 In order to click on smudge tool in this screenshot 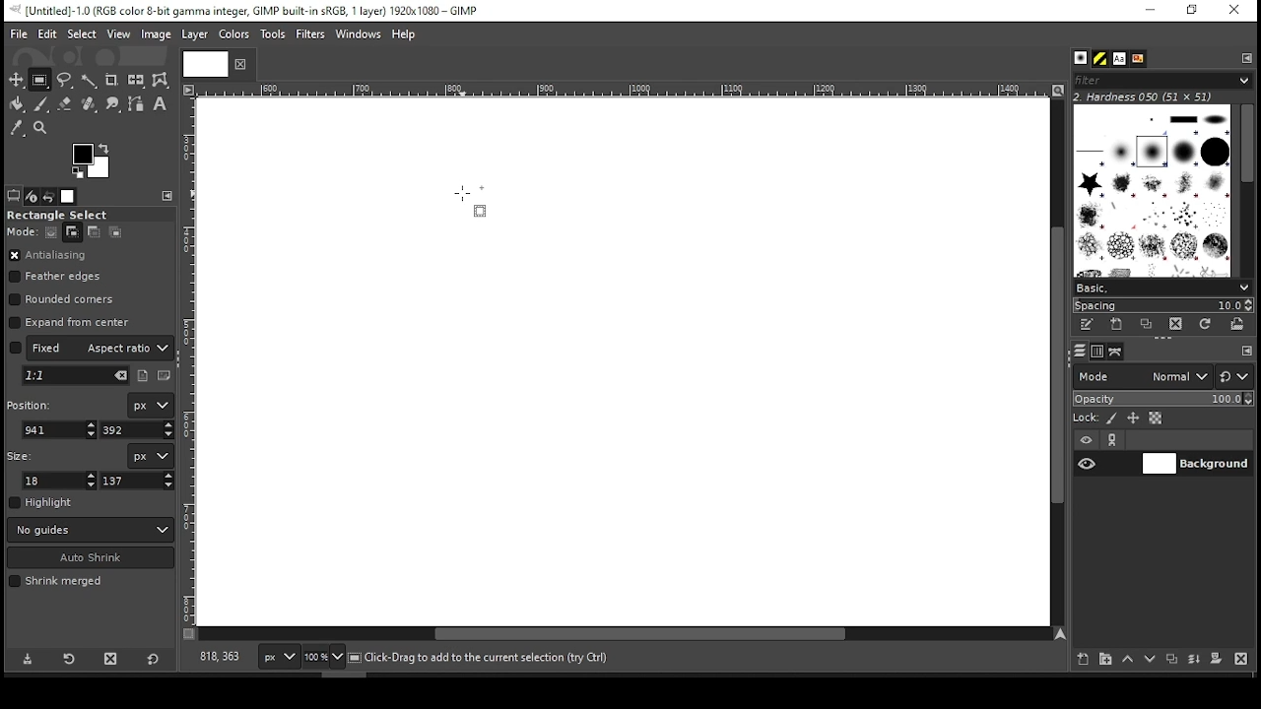, I will do `click(114, 104)`.